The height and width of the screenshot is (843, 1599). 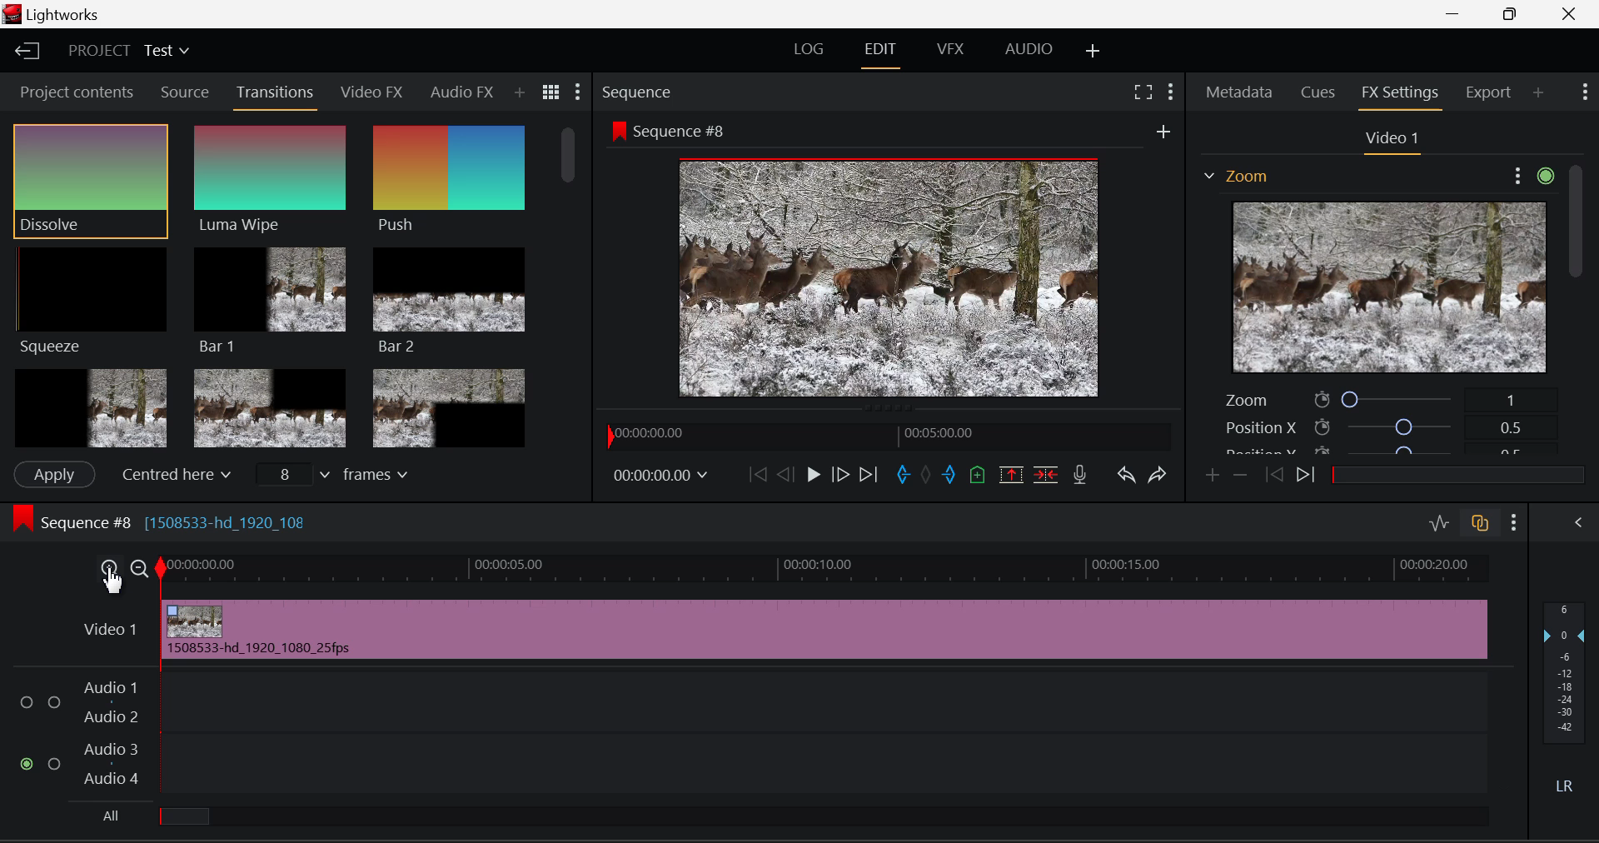 What do you see at coordinates (111, 717) in the screenshot?
I see `Audio 2` at bounding box center [111, 717].